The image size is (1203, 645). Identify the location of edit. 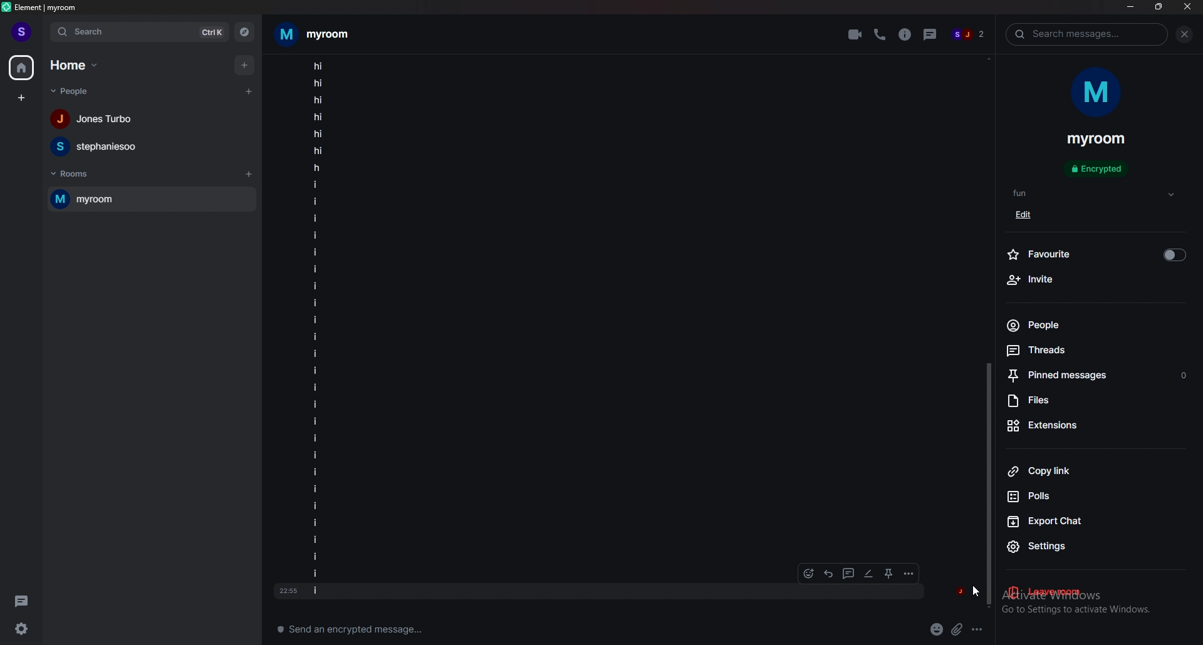
(868, 574).